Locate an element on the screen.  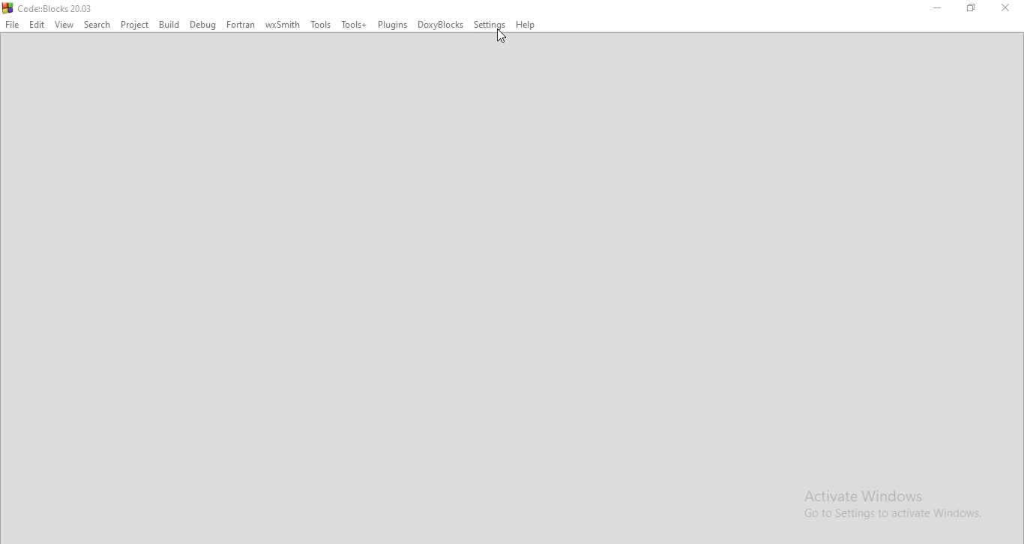
Build is located at coordinates (169, 23).